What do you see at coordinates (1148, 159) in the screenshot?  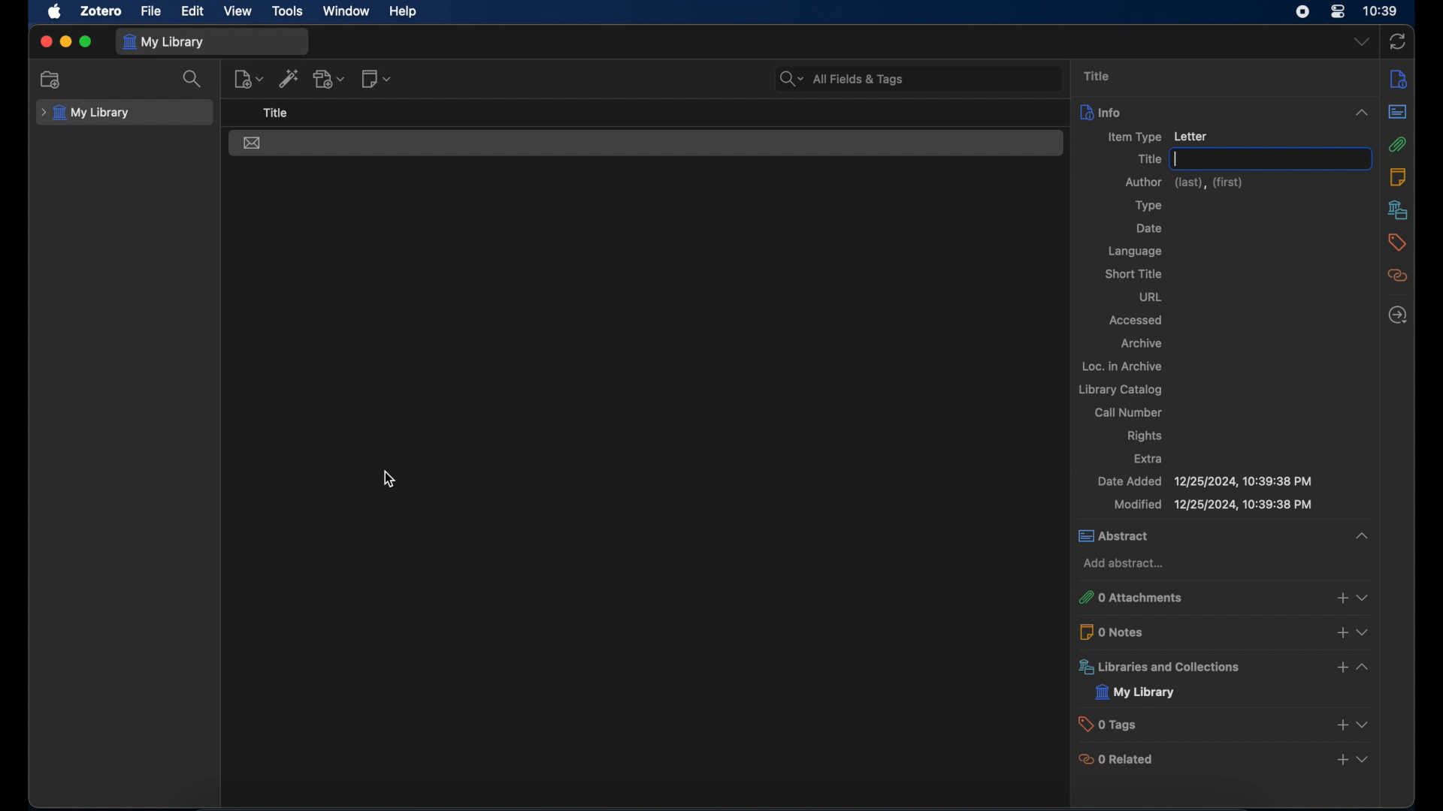 I see `title` at bounding box center [1148, 159].